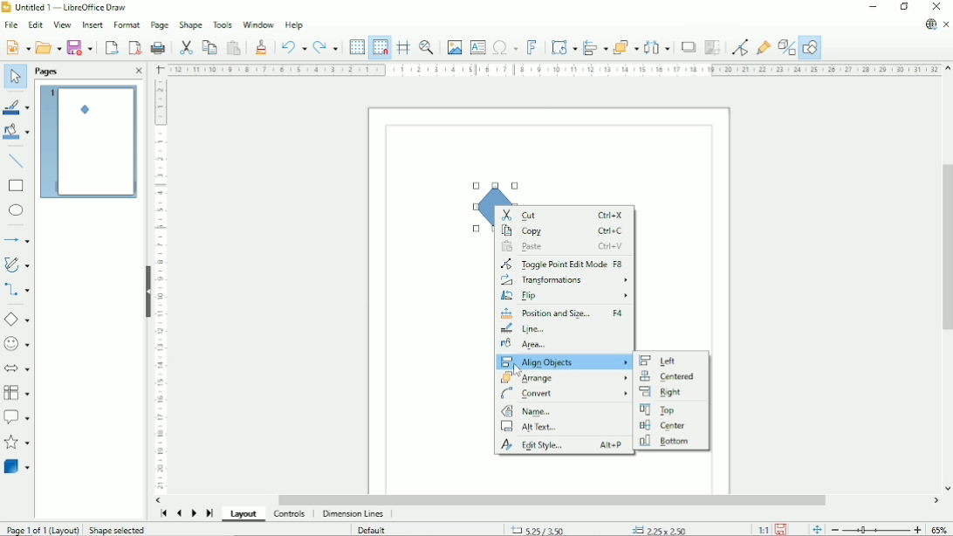 The image size is (953, 536). I want to click on Cut, so click(186, 46).